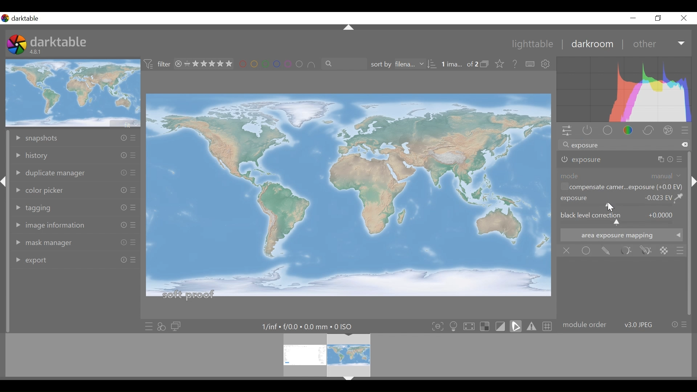 The image size is (697, 392). Describe the element at coordinates (566, 131) in the screenshot. I see `quick access panel` at that location.